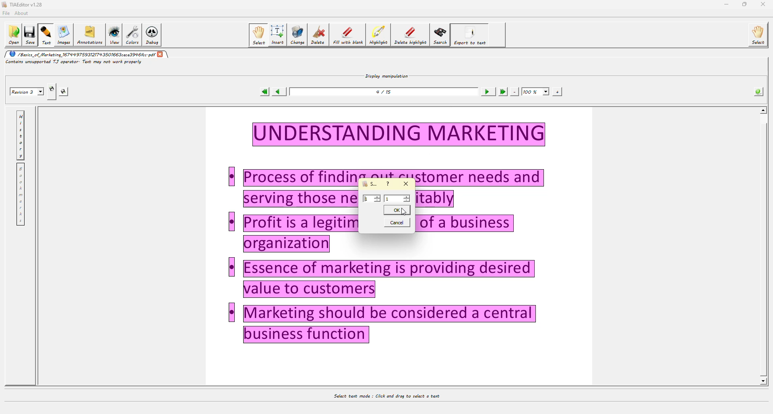  Describe the element at coordinates (502, 92) in the screenshot. I see `last page` at that location.